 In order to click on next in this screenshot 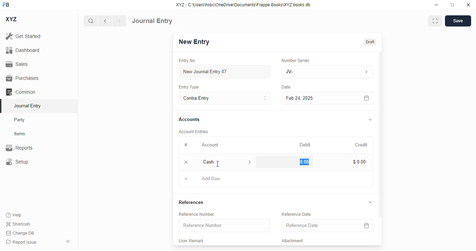, I will do `click(120, 21)`.